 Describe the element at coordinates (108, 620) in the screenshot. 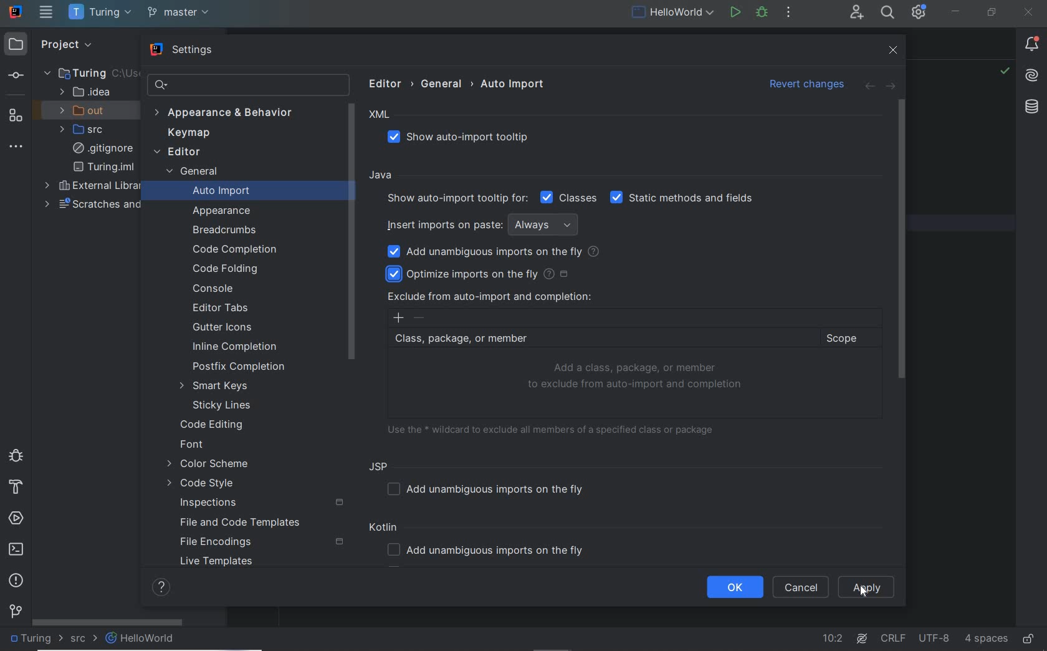

I see `SCROLLBAR` at that location.